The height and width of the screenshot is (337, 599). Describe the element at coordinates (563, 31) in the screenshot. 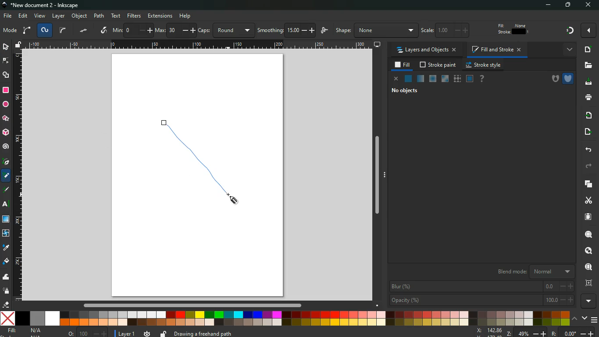

I see `` at that location.